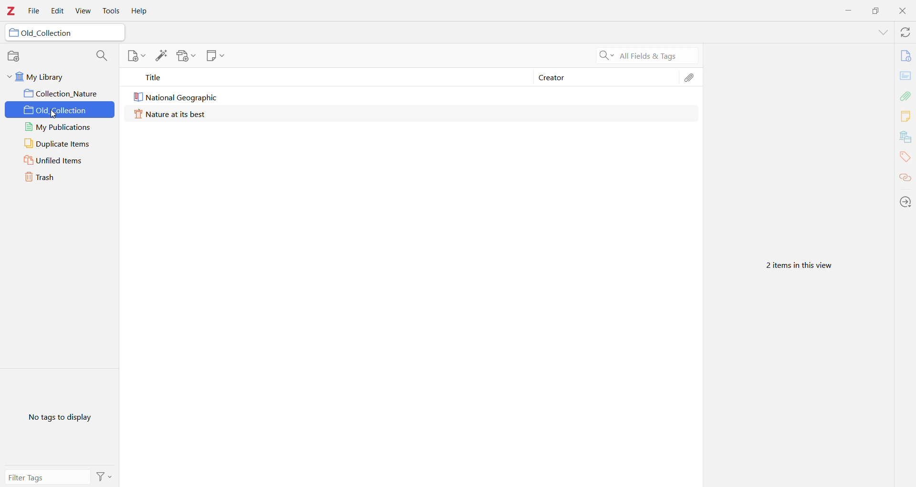 This screenshot has width=916, height=487. Describe the element at coordinates (105, 476) in the screenshot. I see `Actions` at that location.